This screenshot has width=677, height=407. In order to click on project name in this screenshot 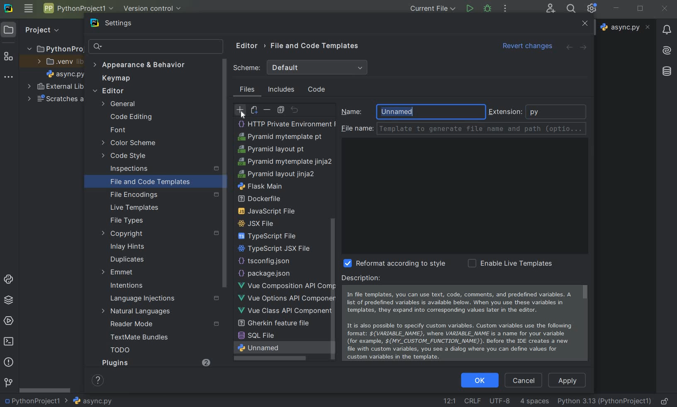, I will do `click(78, 8)`.